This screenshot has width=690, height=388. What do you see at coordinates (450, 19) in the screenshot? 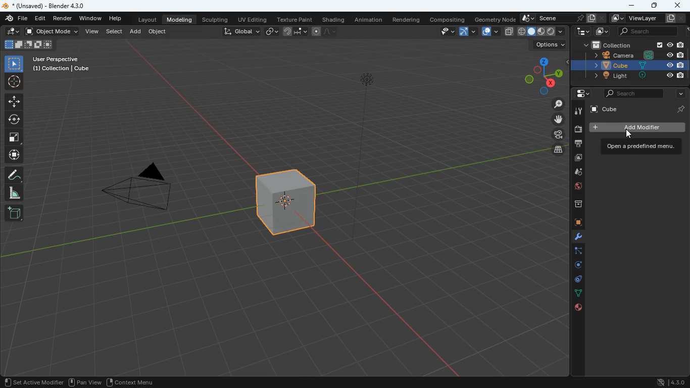
I see `compositing` at bounding box center [450, 19].